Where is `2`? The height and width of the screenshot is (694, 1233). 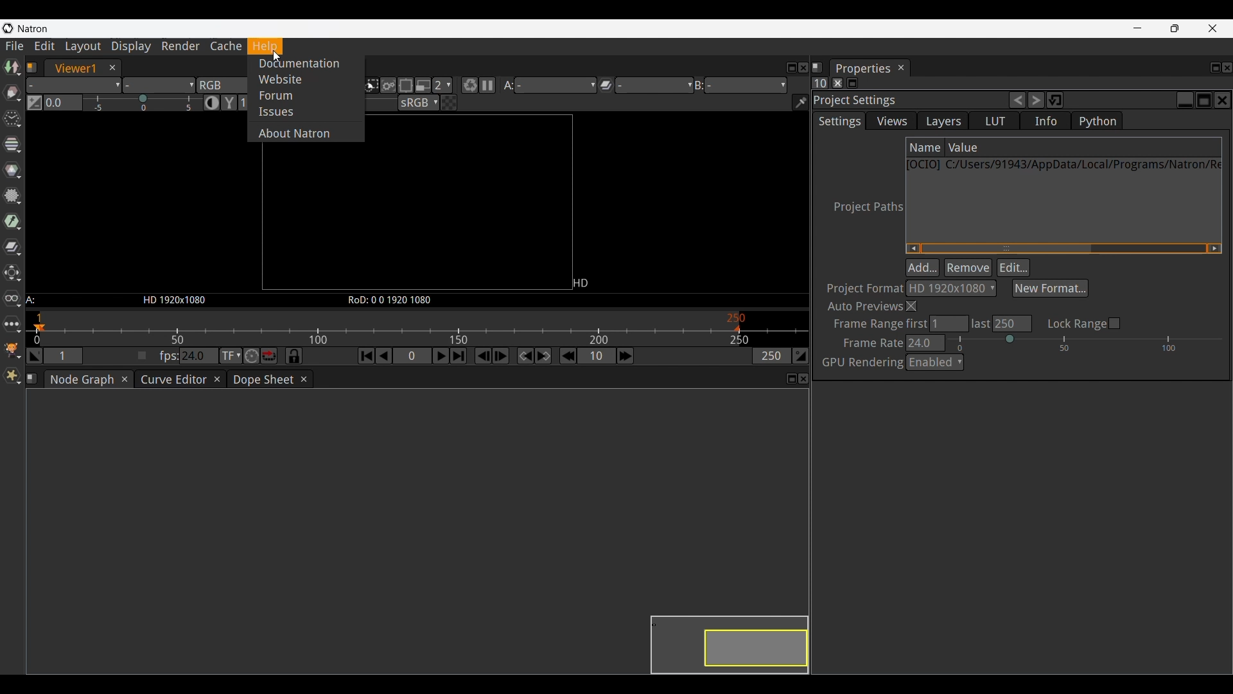 2 is located at coordinates (442, 85).